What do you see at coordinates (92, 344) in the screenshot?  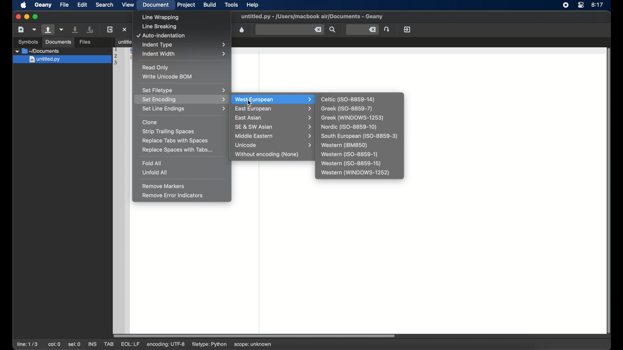 I see `ins` at bounding box center [92, 344].